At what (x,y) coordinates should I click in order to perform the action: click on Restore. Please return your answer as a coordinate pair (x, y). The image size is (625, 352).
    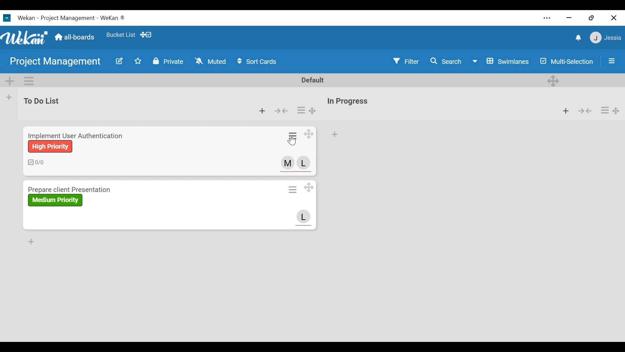
    Looking at the image, I should click on (592, 18).